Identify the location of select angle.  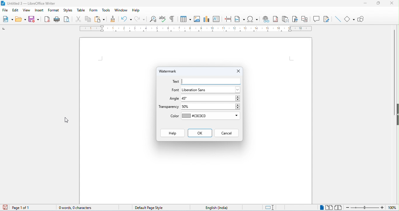
(210, 99).